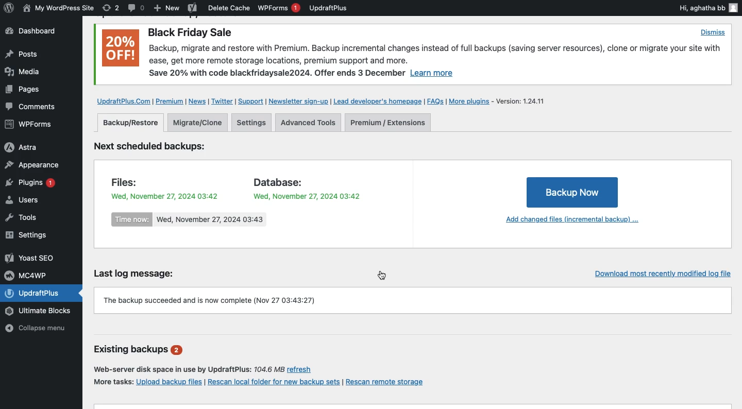  Describe the element at coordinates (21, 91) in the screenshot. I see `Posts` at that location.